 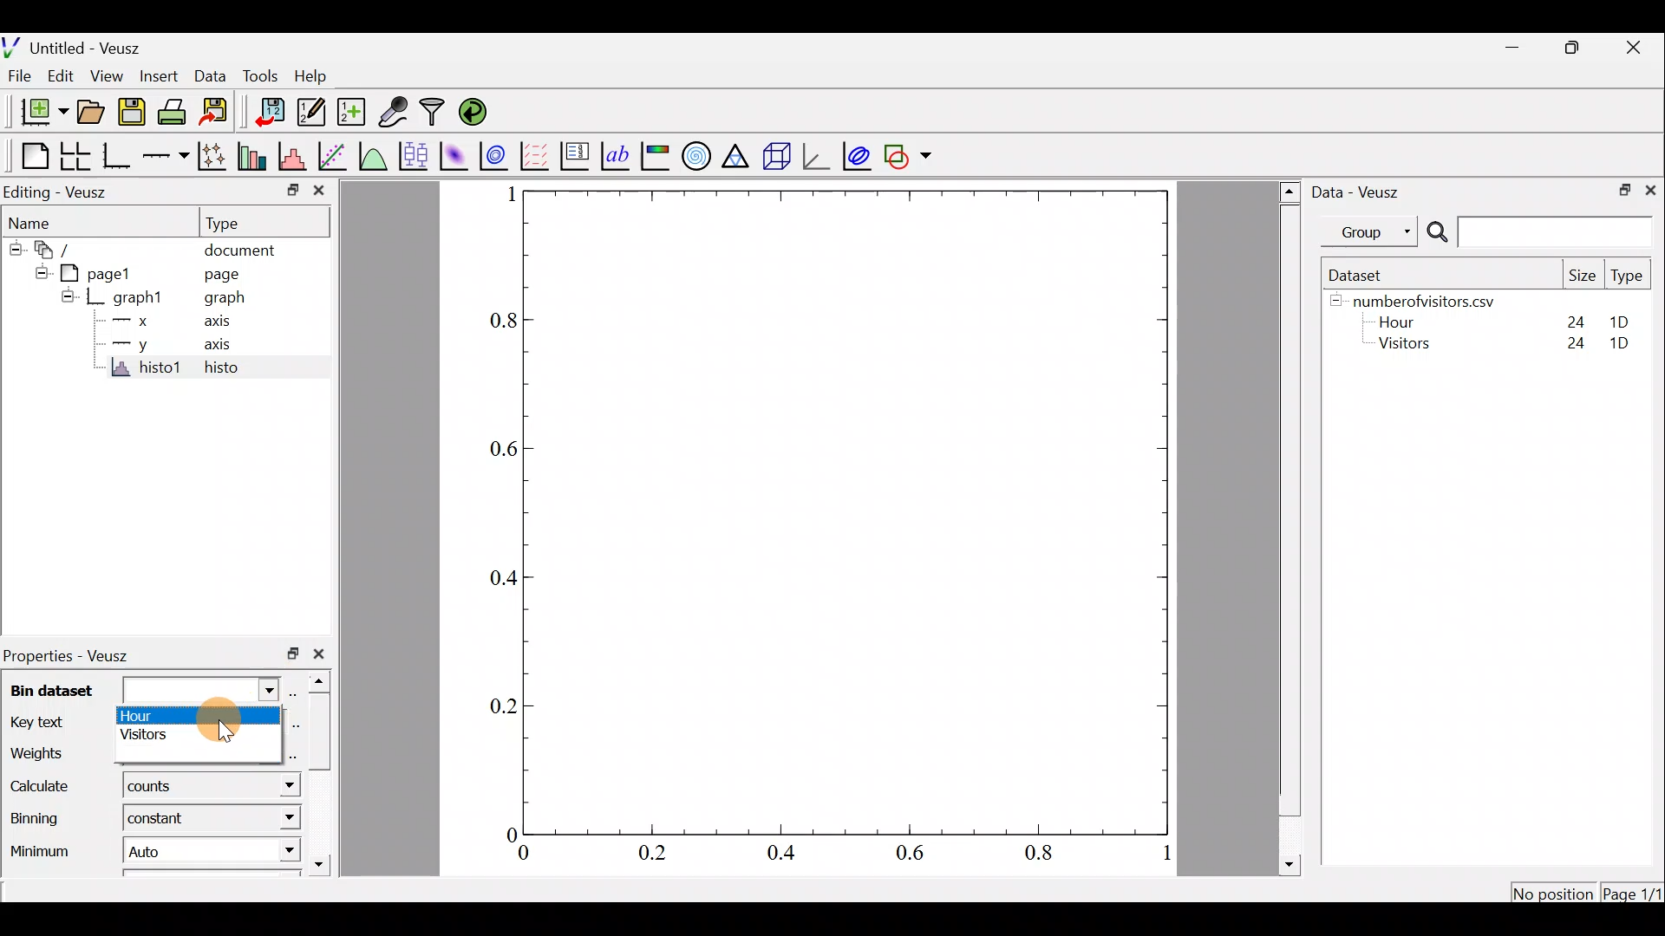 What do you see at coordinates (1367, 195) in the screenshot?
I see `Data - Veusz` at bounding box center [1367, 195].